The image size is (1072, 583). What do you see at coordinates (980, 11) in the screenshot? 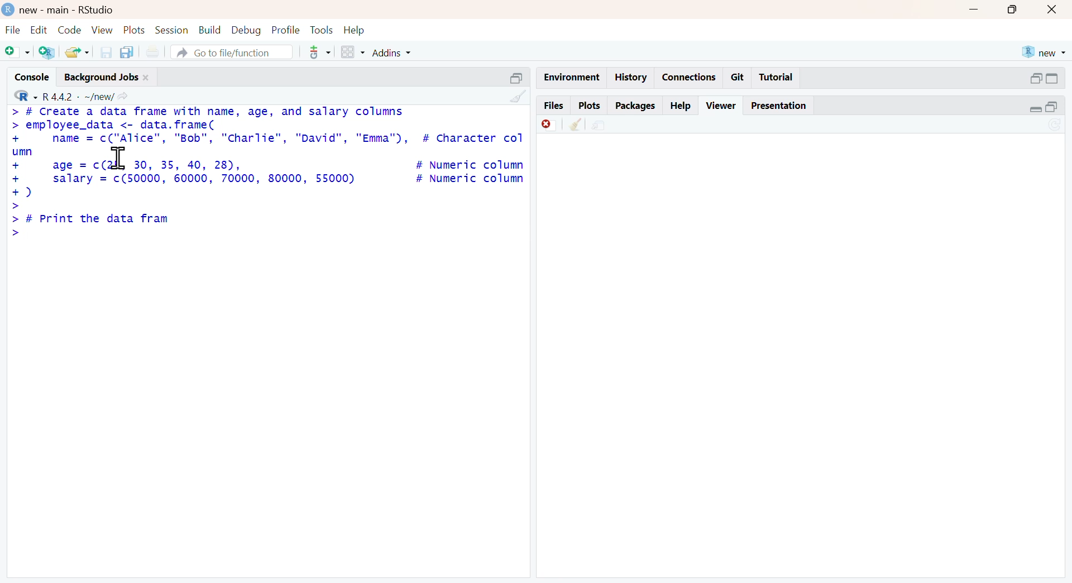
I see `minimize` at bounding box center [980, 11].